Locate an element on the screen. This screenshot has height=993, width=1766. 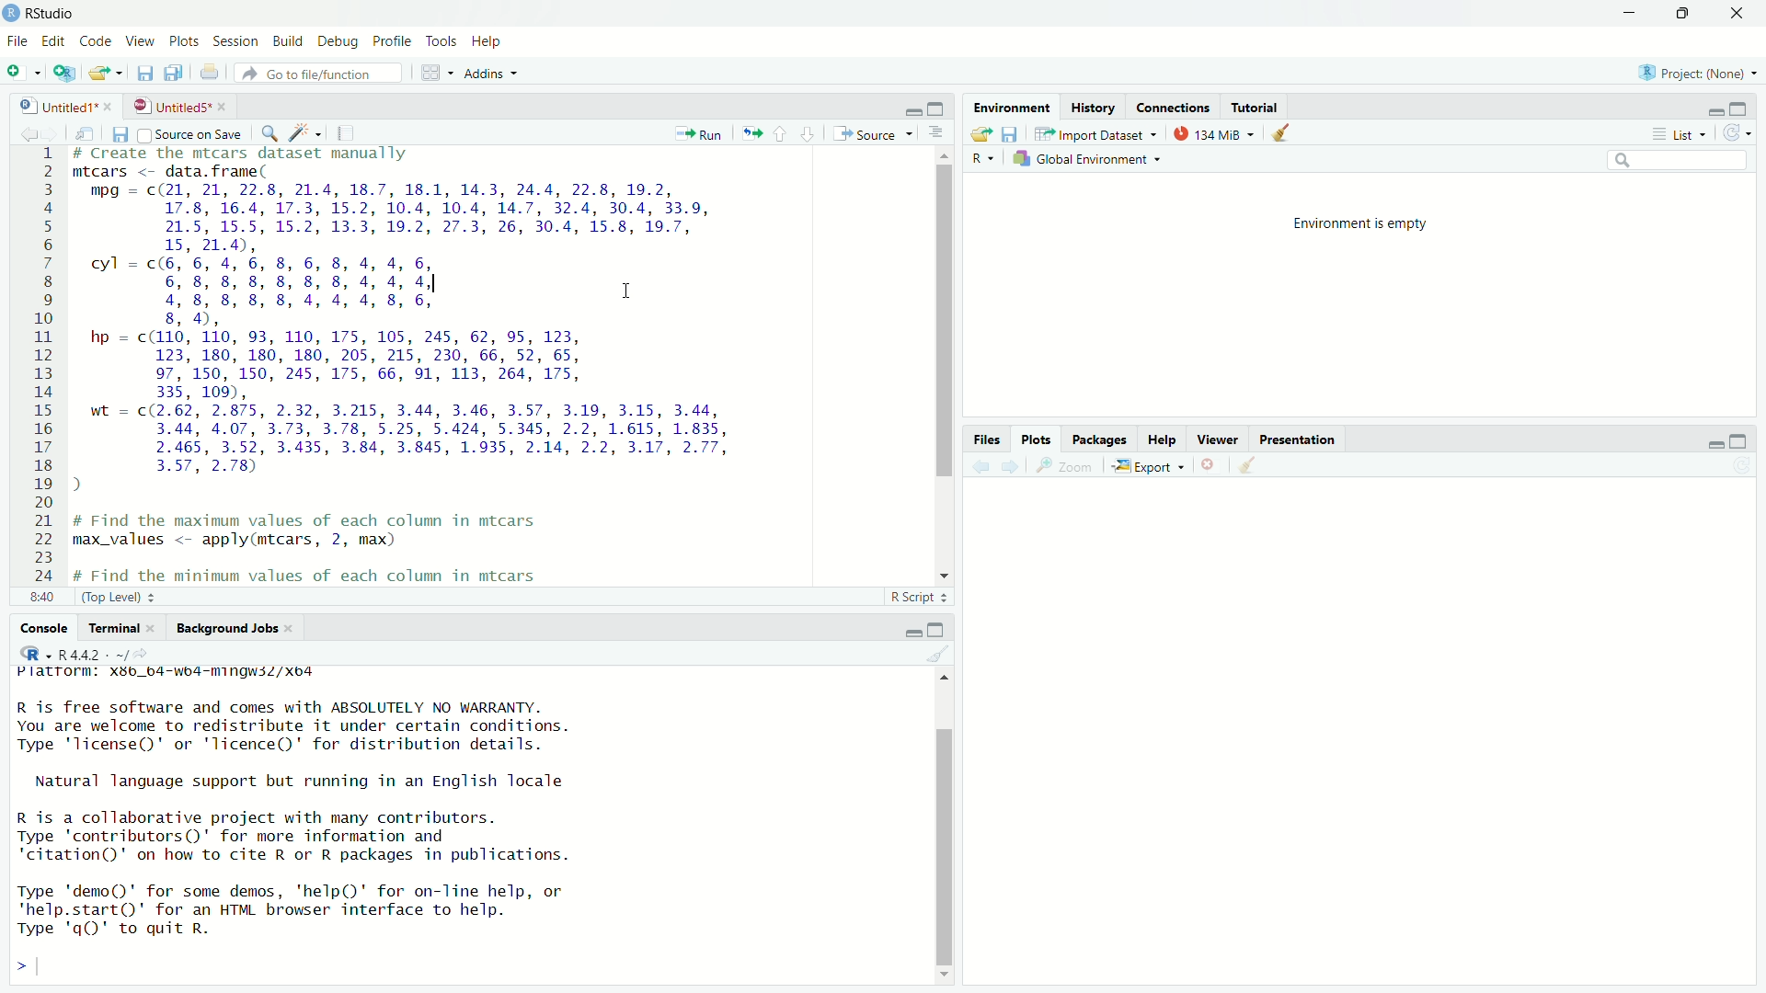
files is located at coordinates (1017, 136).